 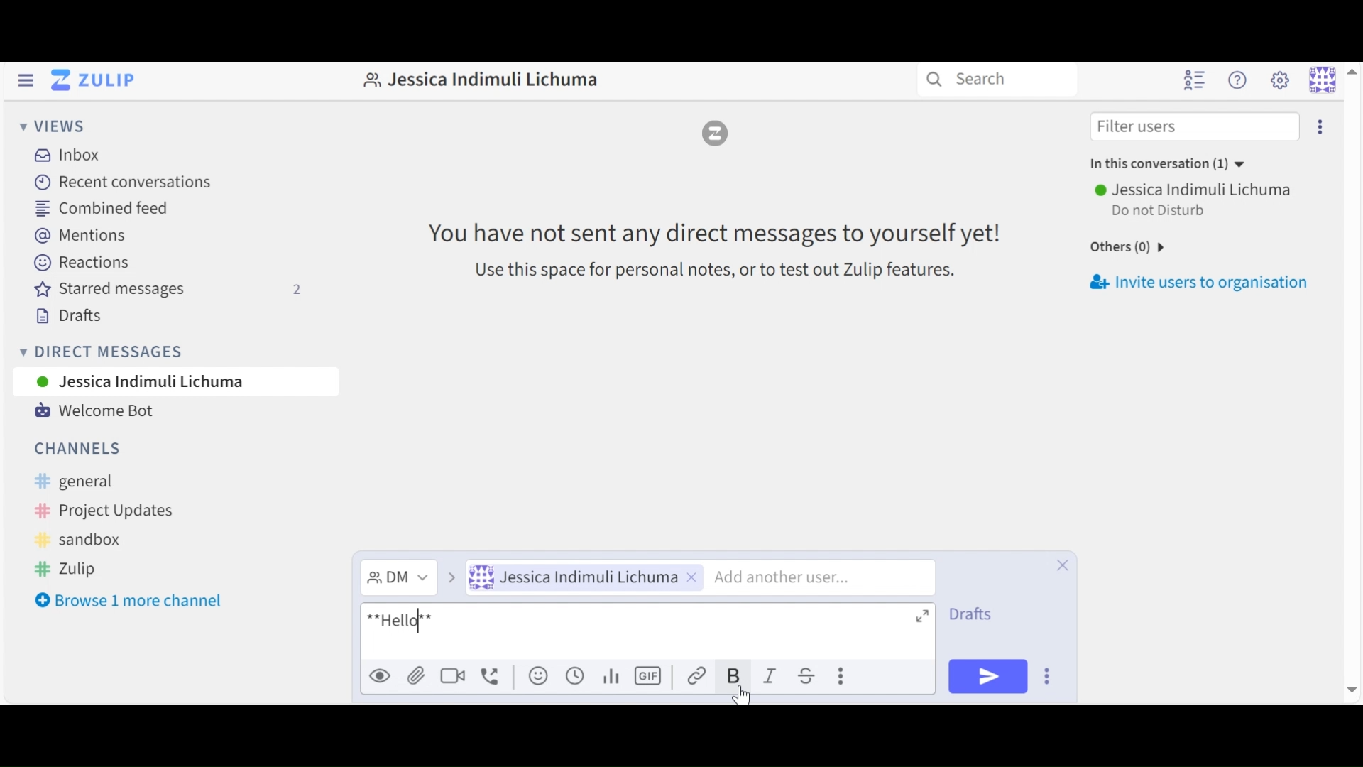 What do you see at coordinates (1192, 81) in the screenshot?
I see `Hide user list` at bounding box center [1192, 81].